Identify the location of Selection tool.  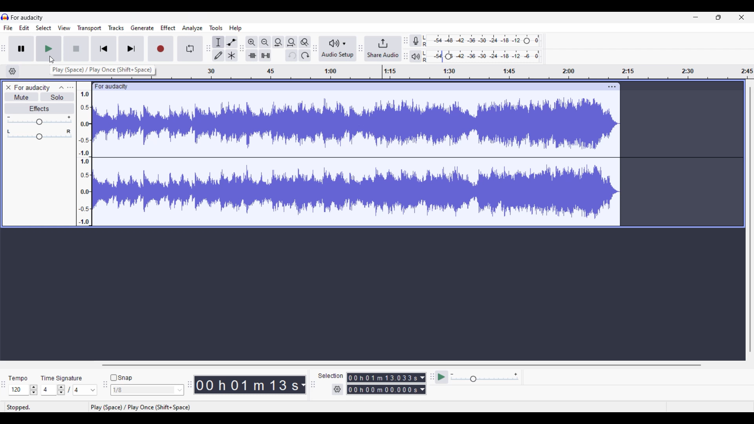
(218, 42).